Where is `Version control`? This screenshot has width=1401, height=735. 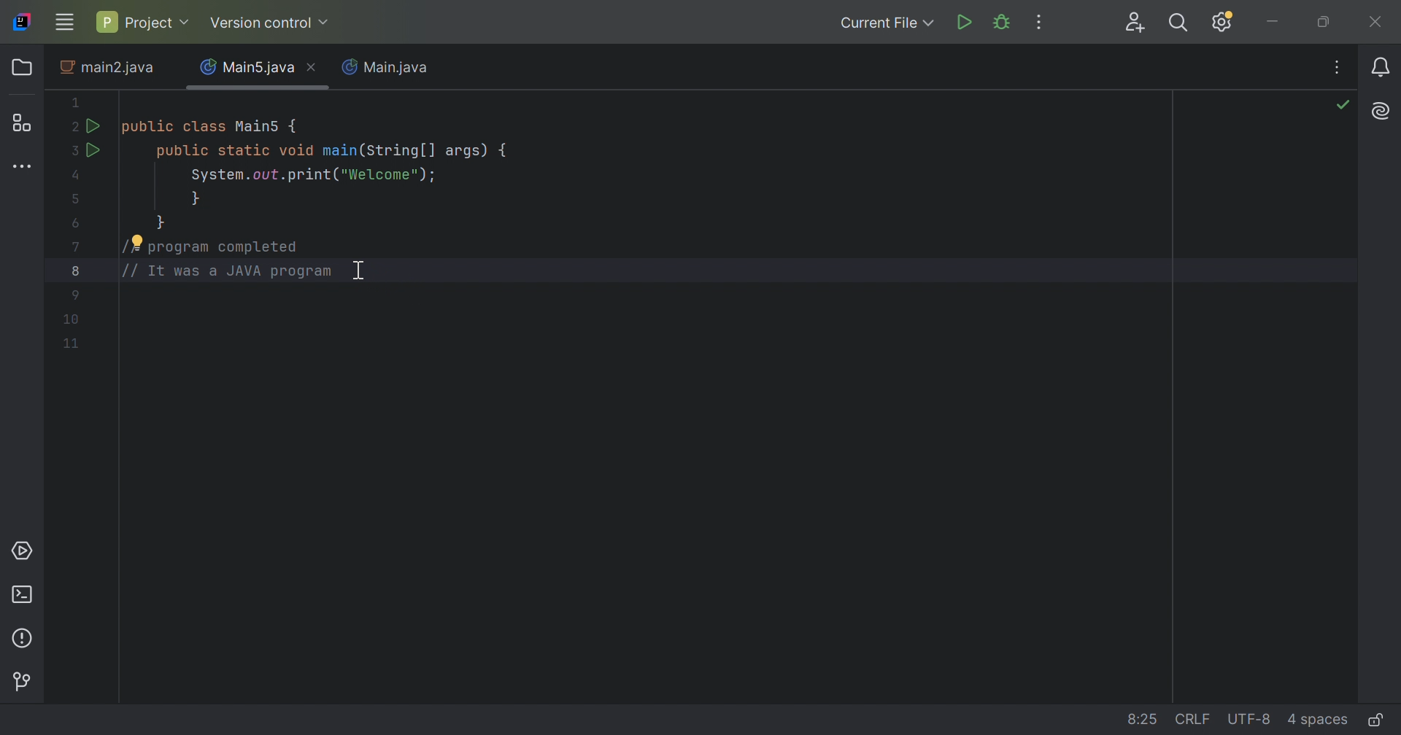
Version control is located at coordinates (271, 23).